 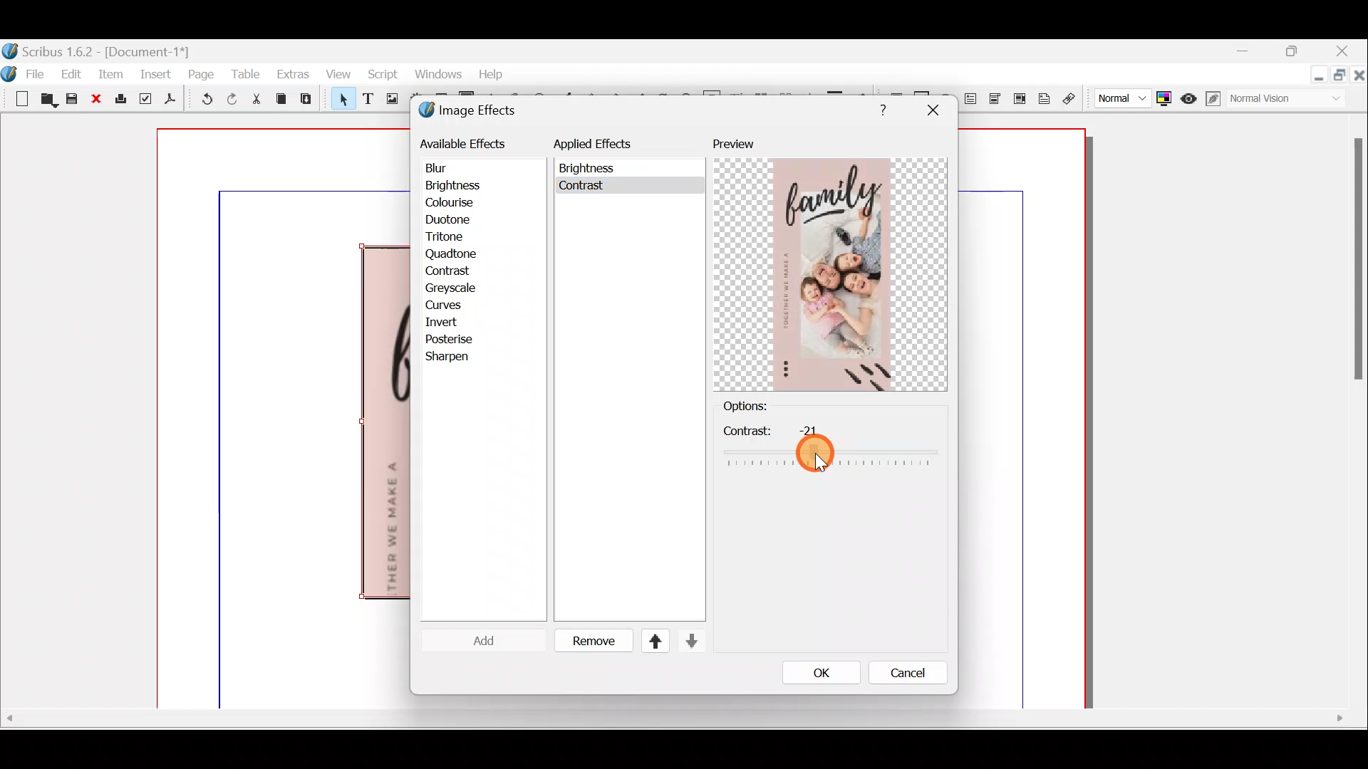 I want to click on canvas, so click(x=1023, y=419).